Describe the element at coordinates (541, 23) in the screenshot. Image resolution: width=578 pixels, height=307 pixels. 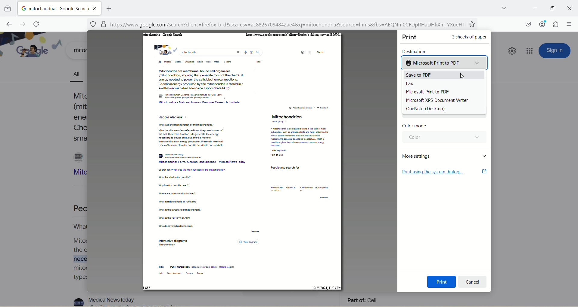
I see `account` at that location.